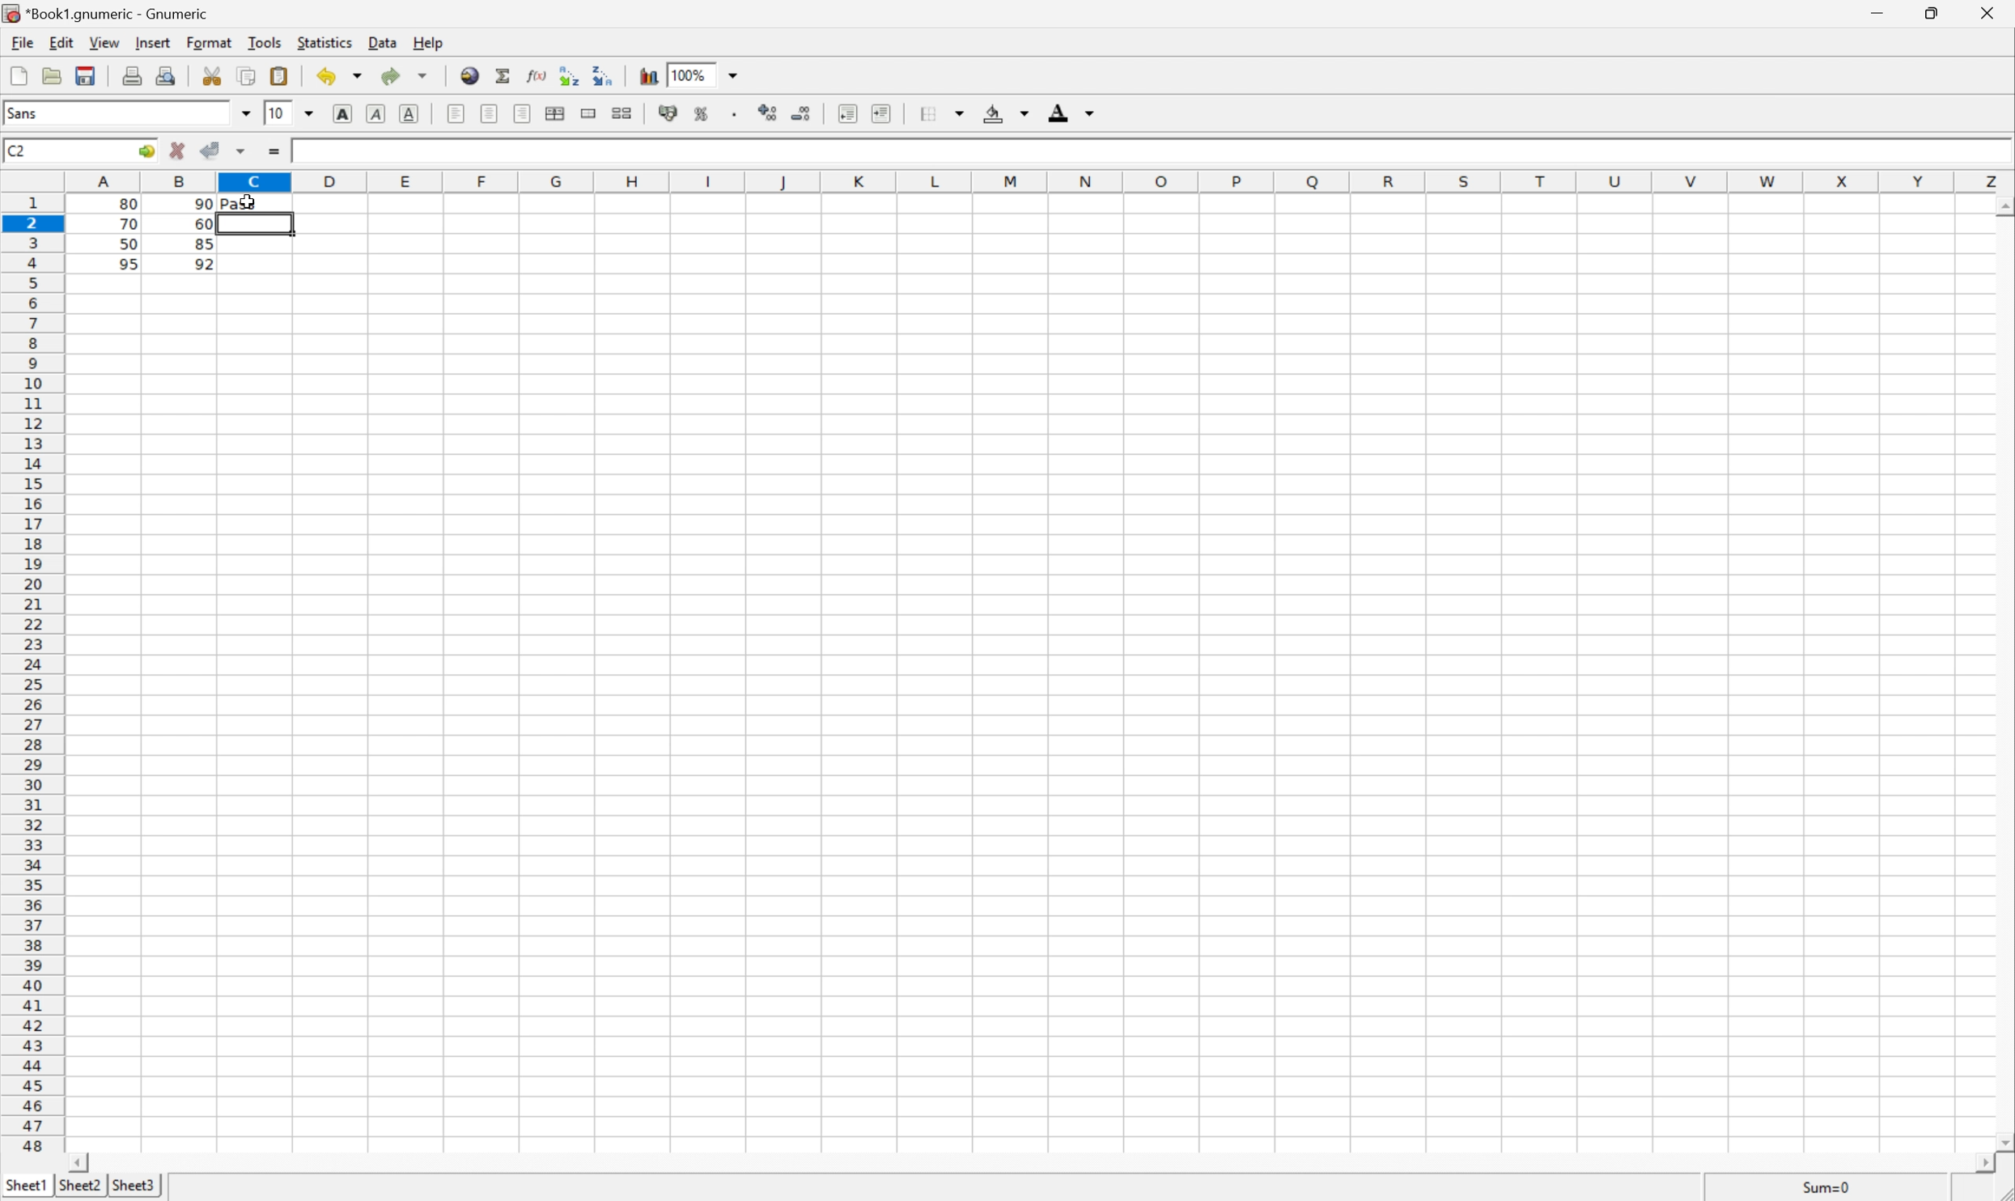 The width and height of the screenshot is (2015, 1201). Describe the element at coordinates (84, 74) in the screenshot. I see `Save the current file` at that location.